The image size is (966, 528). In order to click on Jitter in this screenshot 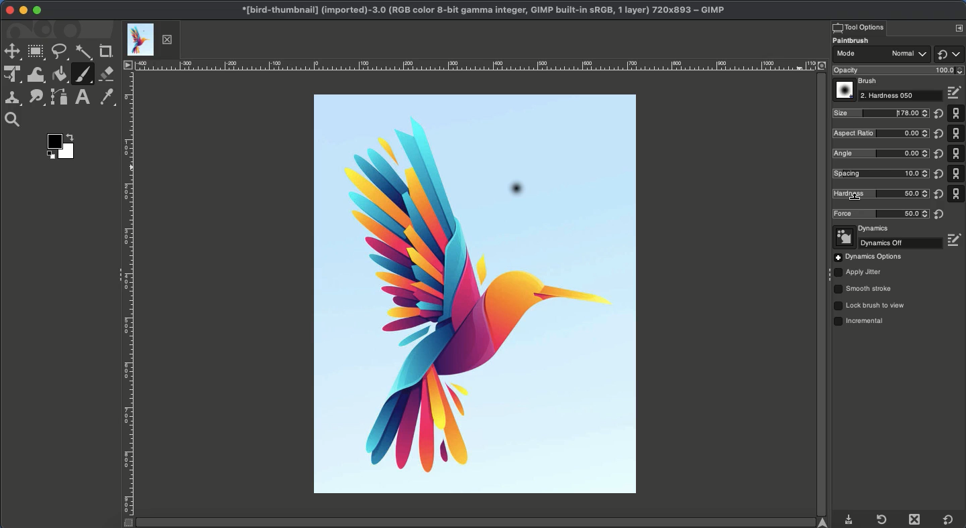, I will do `click(858, 273)`.